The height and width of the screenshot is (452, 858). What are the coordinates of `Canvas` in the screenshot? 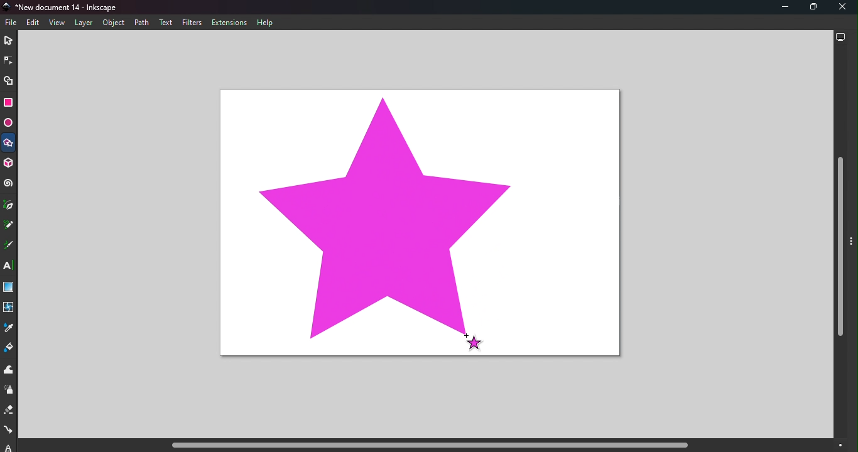 It's located at (416, 223).